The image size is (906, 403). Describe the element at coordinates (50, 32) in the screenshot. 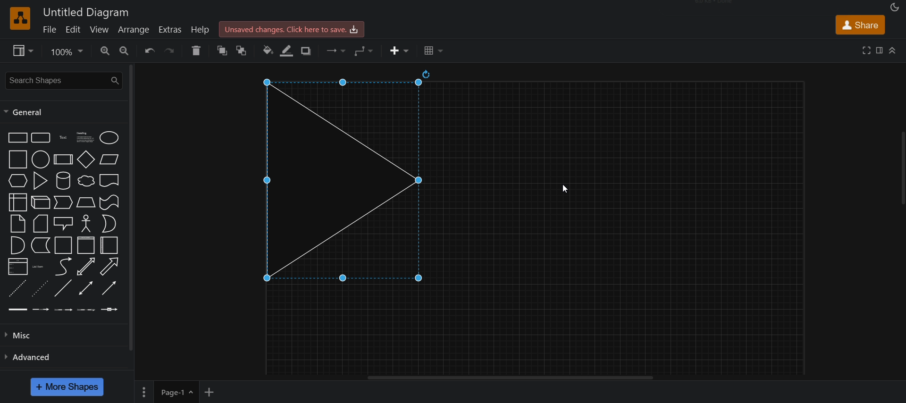

I see `file` at that location.